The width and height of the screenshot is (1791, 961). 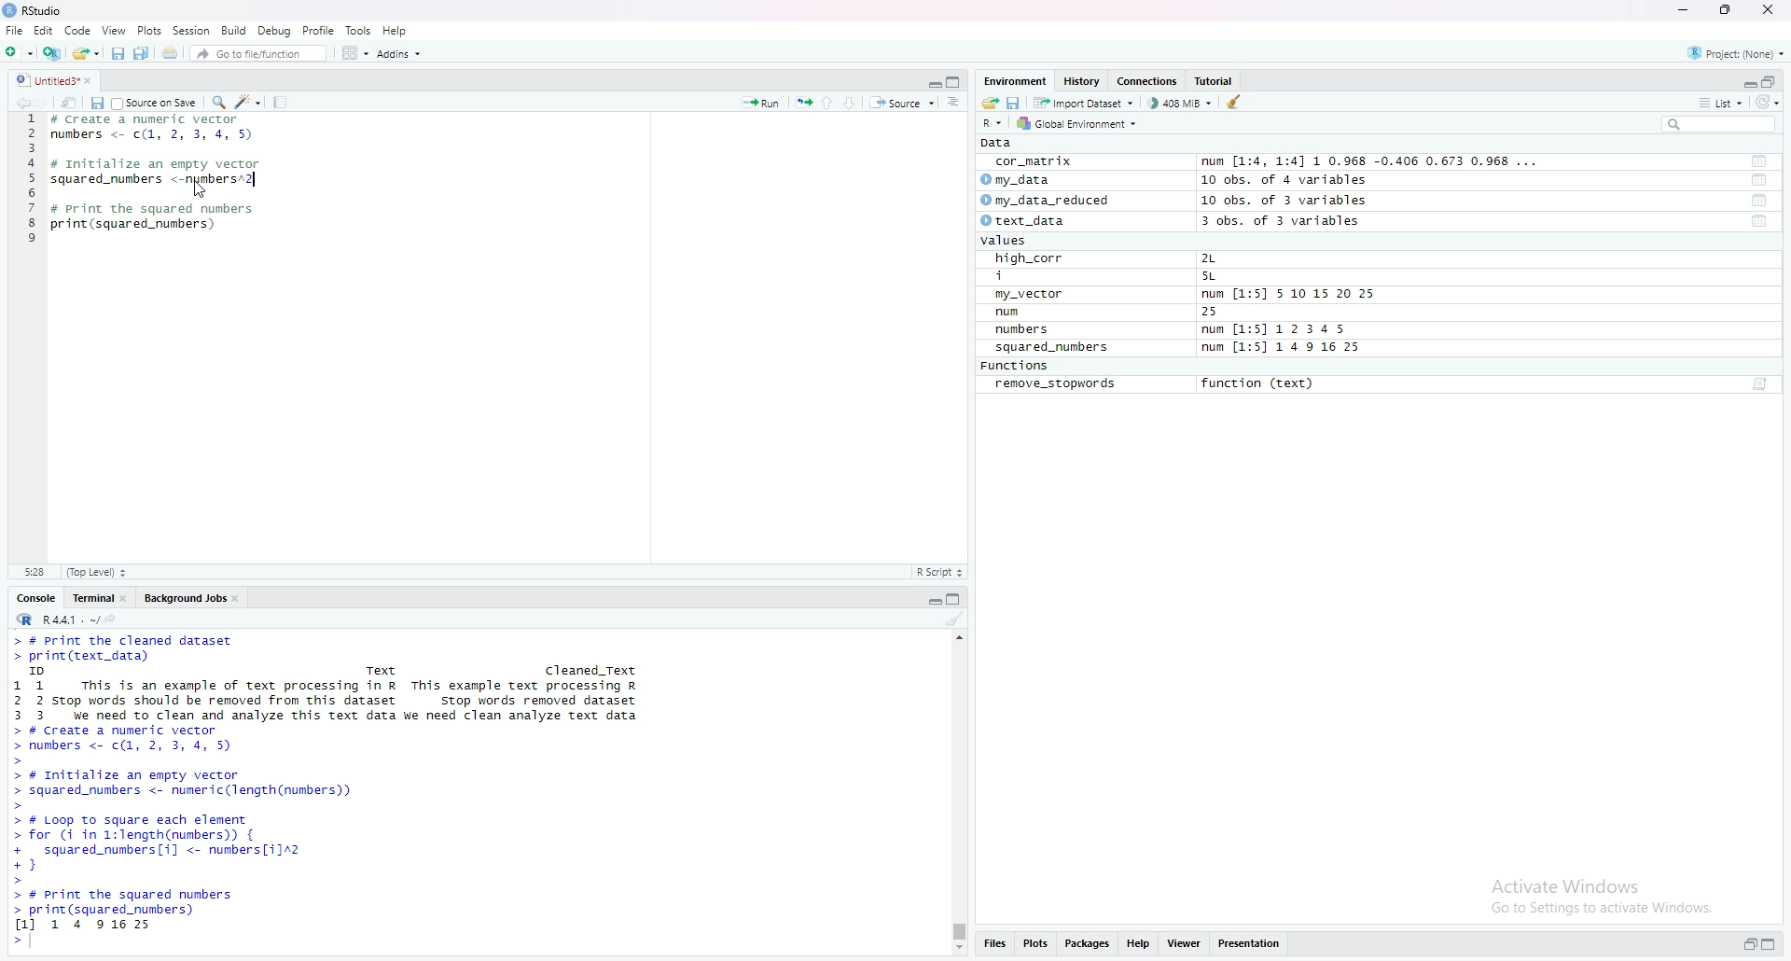 I want to click on verical scrollbar, so click(x=957, y=931).